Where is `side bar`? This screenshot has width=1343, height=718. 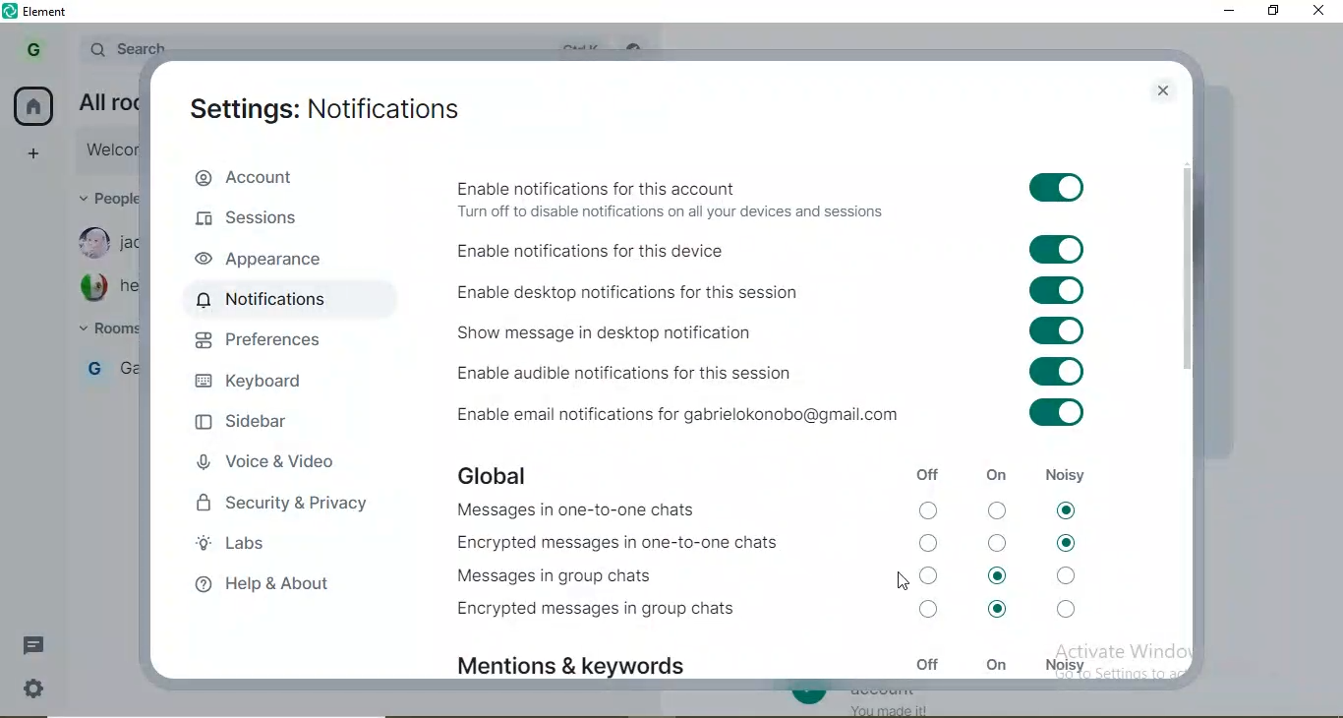
side bar is located at coordinates (1189, 272).